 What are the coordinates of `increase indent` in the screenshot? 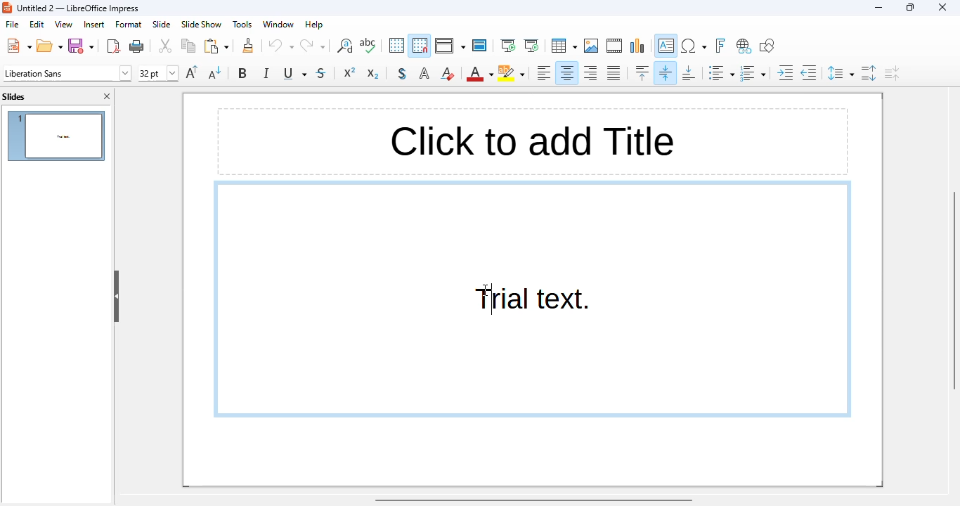 It's located at (786, 73).